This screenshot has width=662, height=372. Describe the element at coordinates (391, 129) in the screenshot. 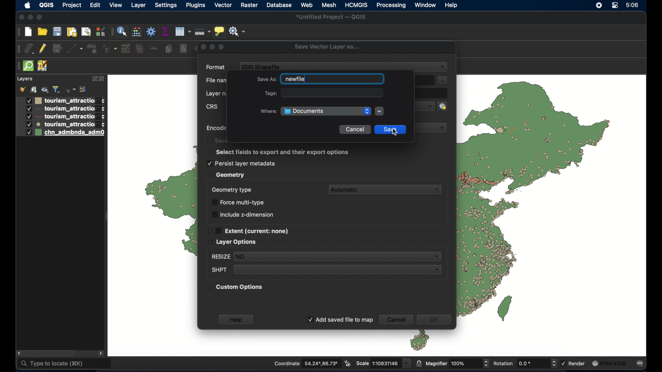

I see `save` at that location.